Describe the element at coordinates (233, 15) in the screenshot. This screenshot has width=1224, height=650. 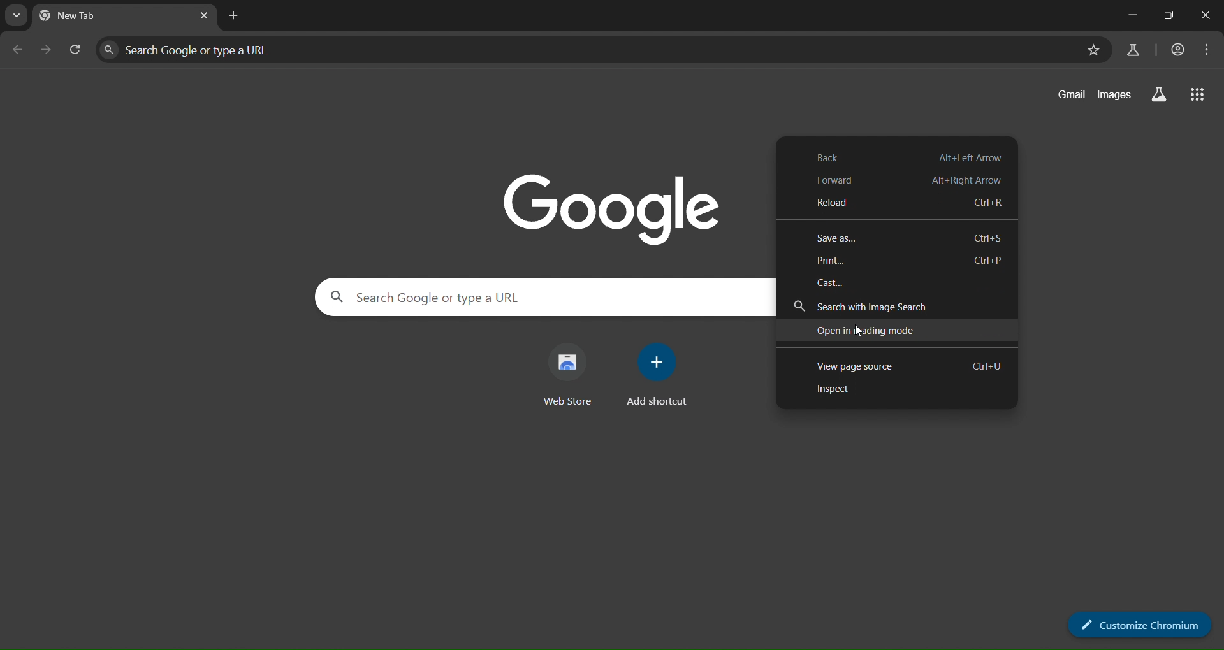
I see `new tab` at that location.